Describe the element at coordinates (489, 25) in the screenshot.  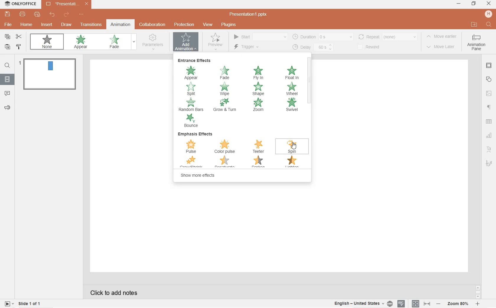
I see `FIND` at that location.